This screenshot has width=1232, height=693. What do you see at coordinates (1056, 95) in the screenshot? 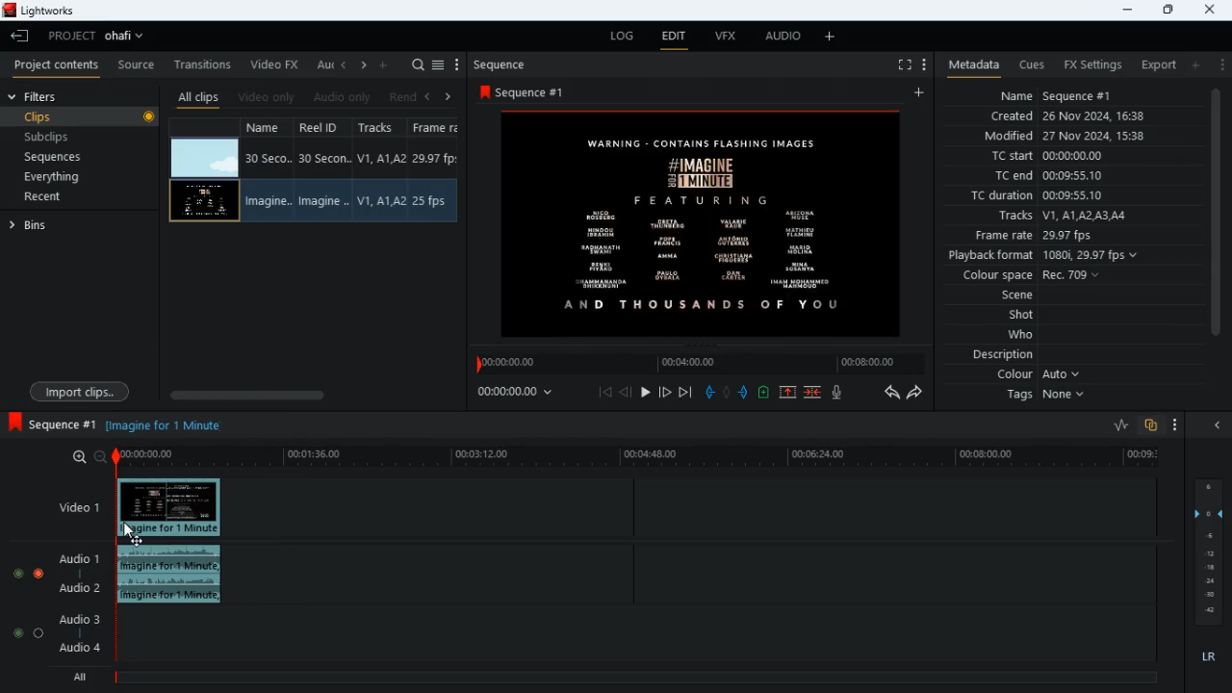
I see `name` at bounding box center [1056, 95].